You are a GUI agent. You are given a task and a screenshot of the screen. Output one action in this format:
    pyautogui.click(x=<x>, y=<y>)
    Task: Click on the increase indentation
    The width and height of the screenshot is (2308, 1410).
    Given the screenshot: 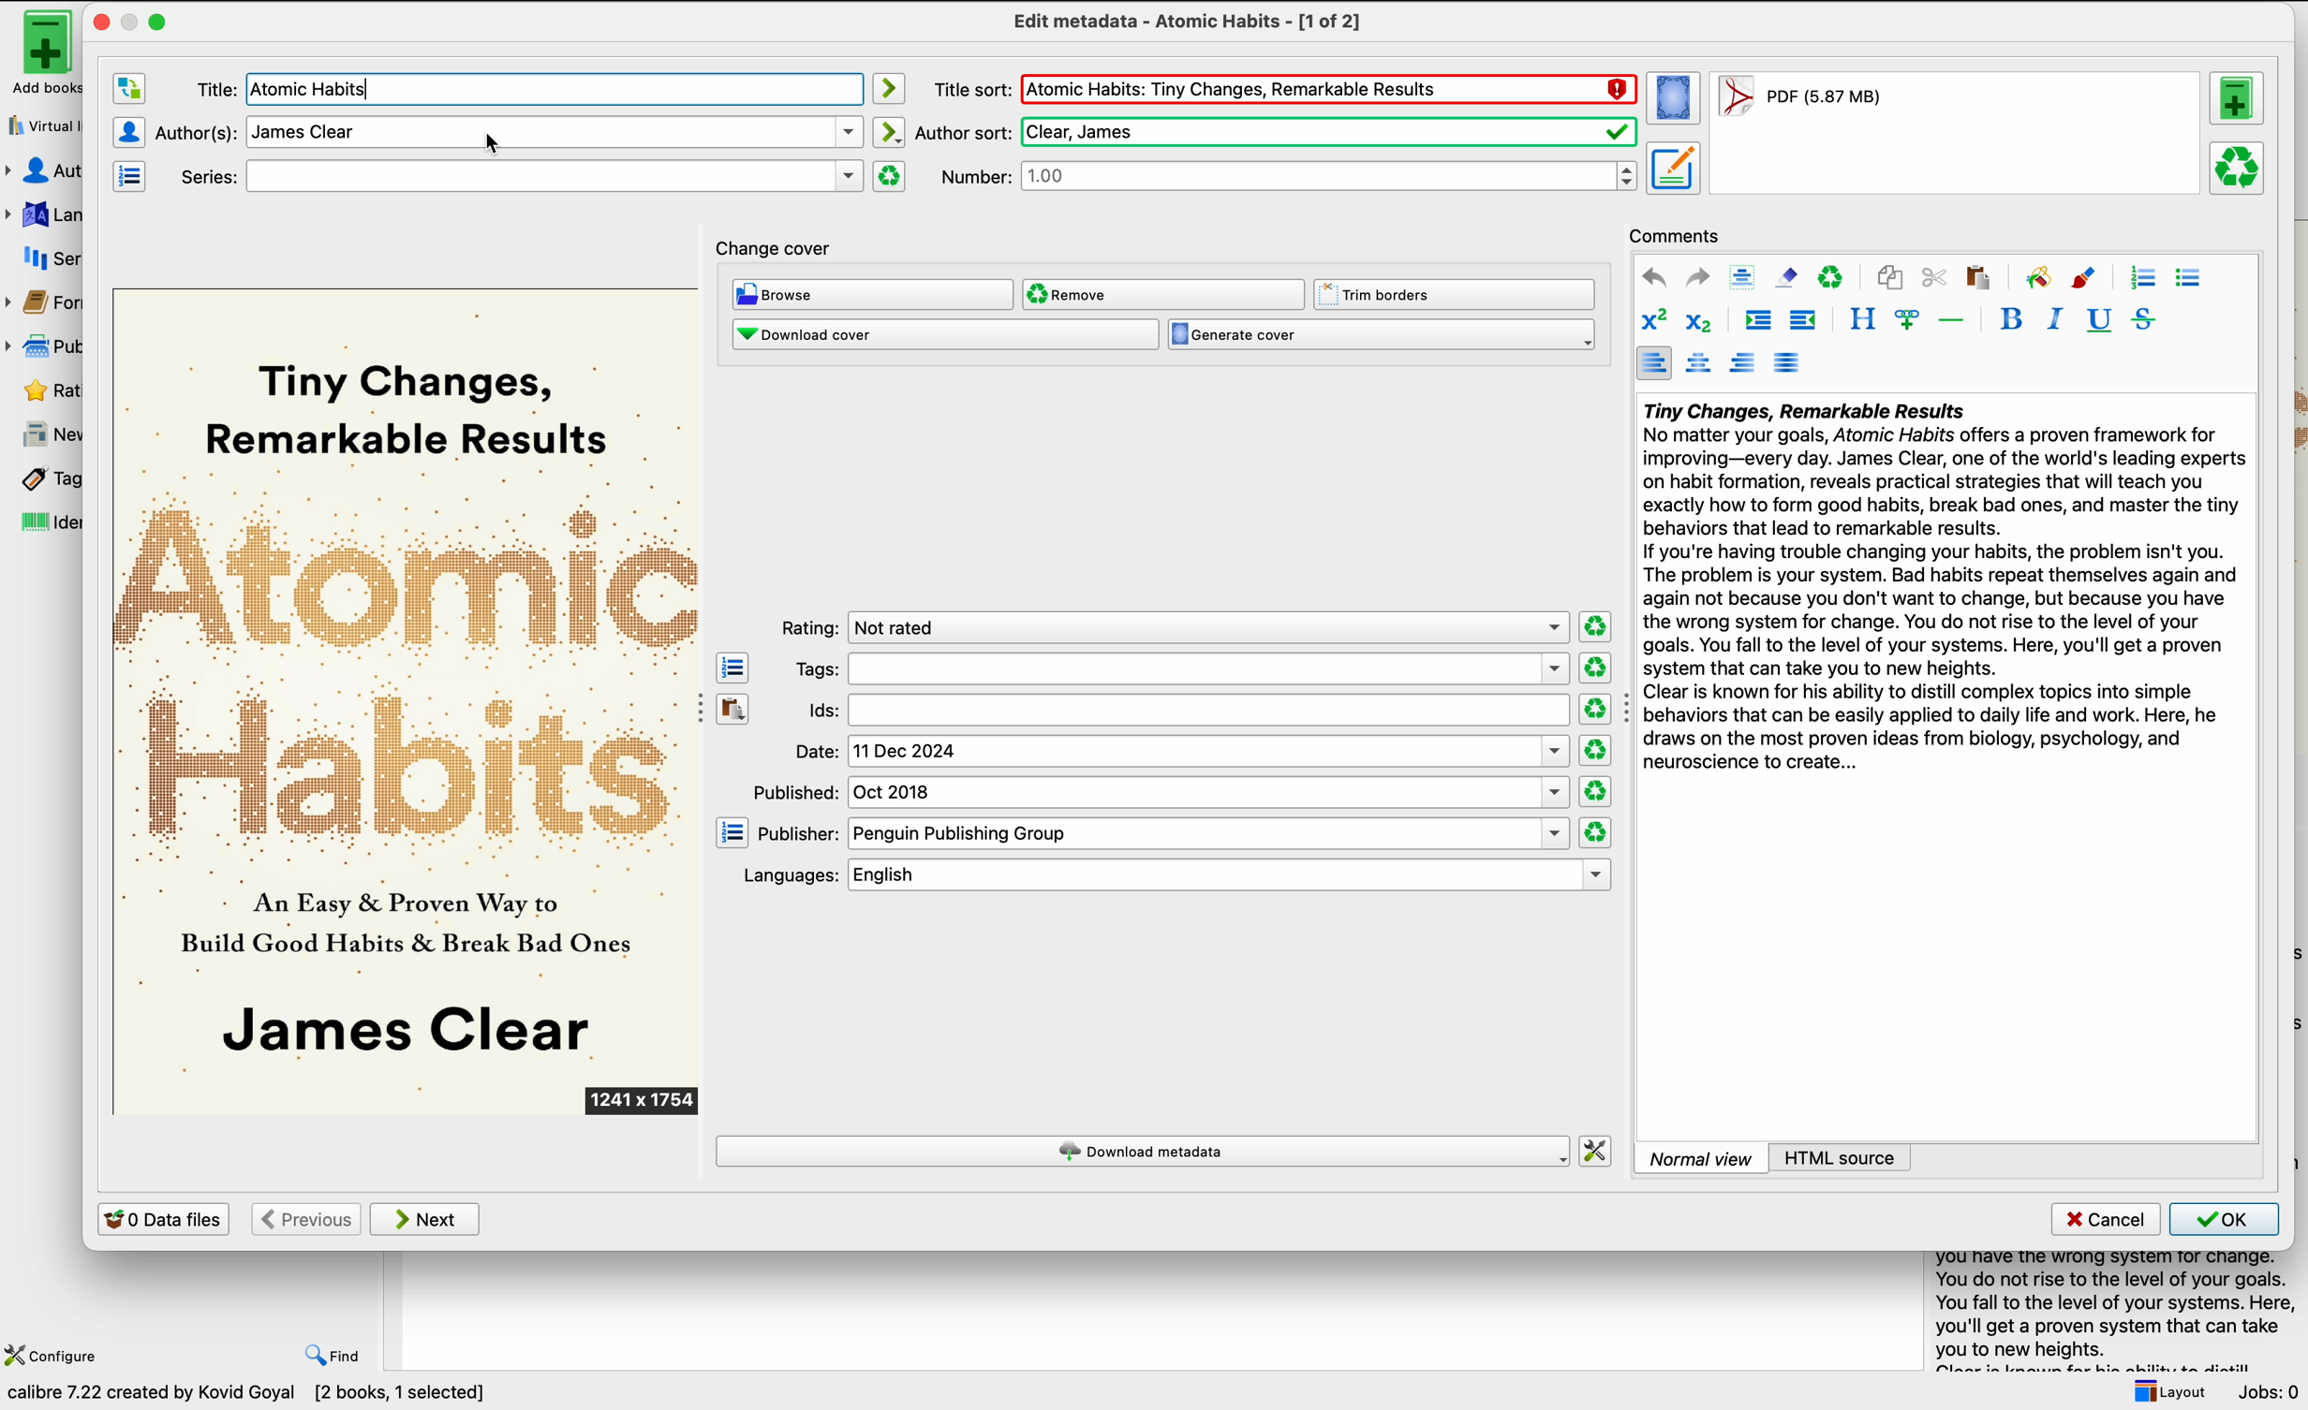 What is the action you would take?
    pyautogui.click(x=1758, y=321)
    